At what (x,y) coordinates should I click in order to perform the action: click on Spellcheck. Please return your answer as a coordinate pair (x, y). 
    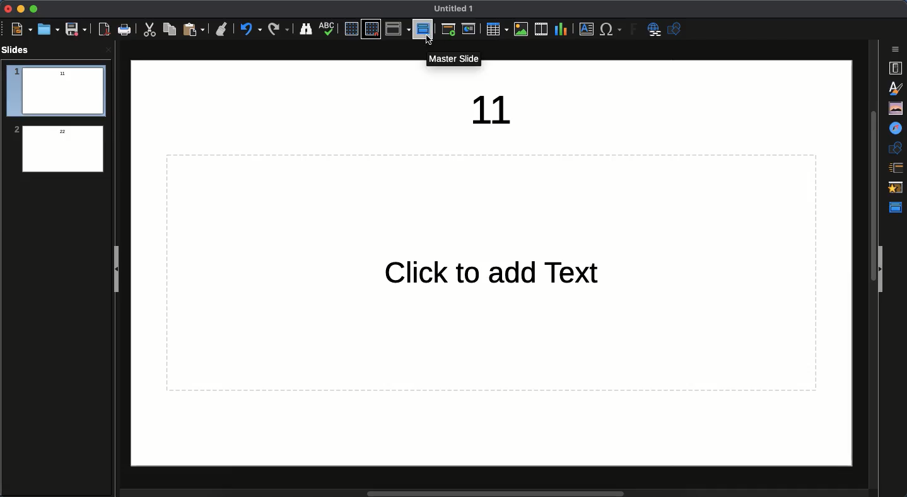
    Looking at the image, I should click on (327, 28).